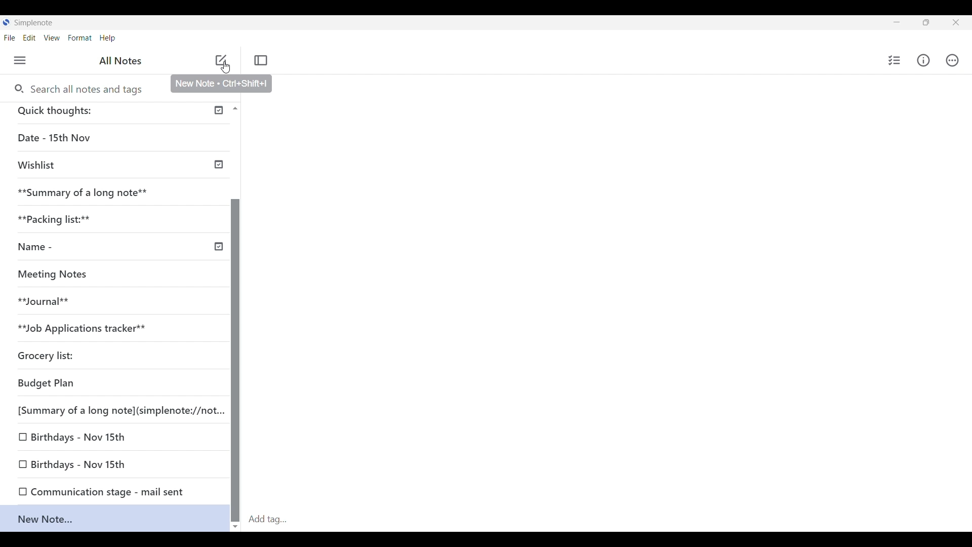  What do you see at coordinates (895, 21) in the screenshot?
I see `Minimize` at bounding box center [895, 21].